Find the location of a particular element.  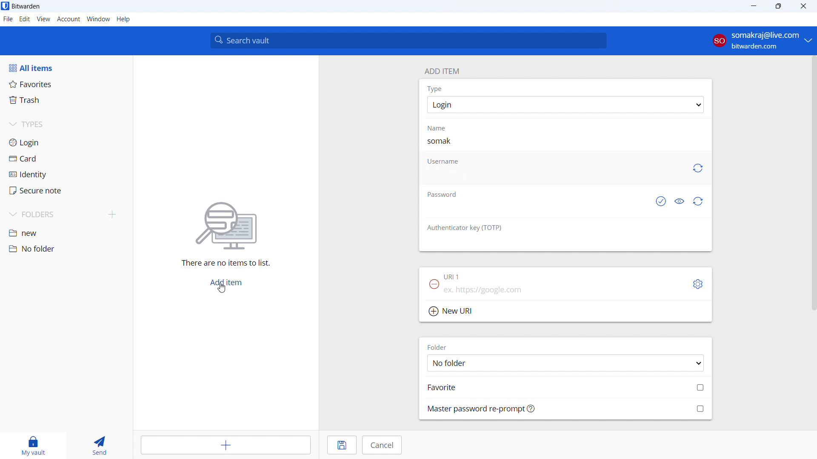

toggle visibility is located at coordinates (679, 202).